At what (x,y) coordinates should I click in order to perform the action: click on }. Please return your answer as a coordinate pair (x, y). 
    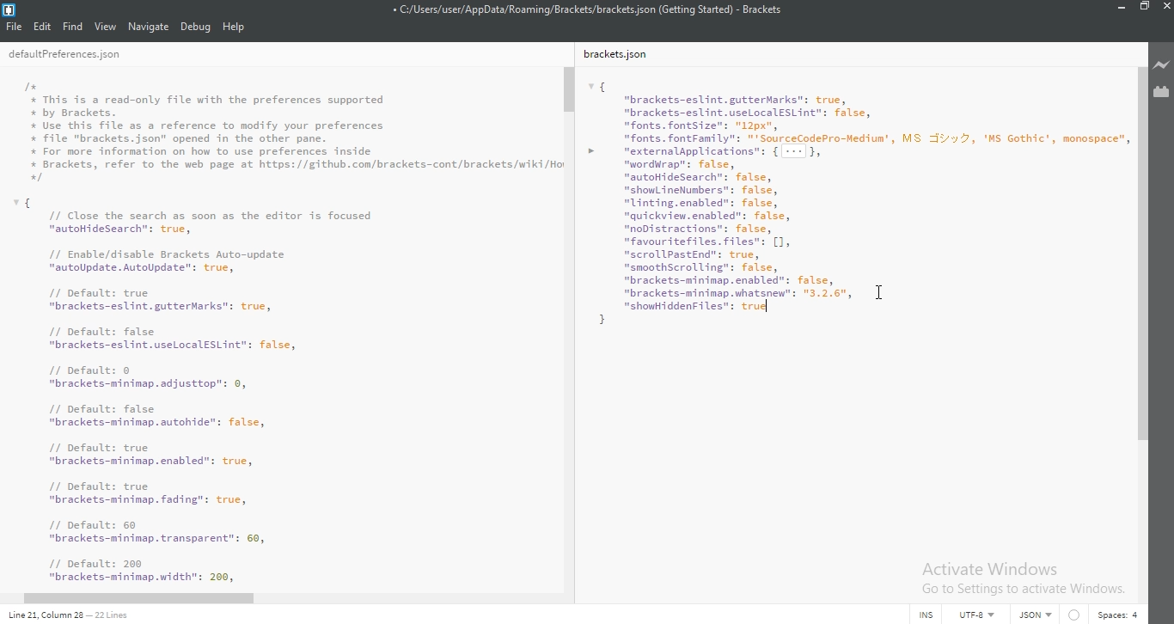
    Looking at the image, I should click on (600, 321).